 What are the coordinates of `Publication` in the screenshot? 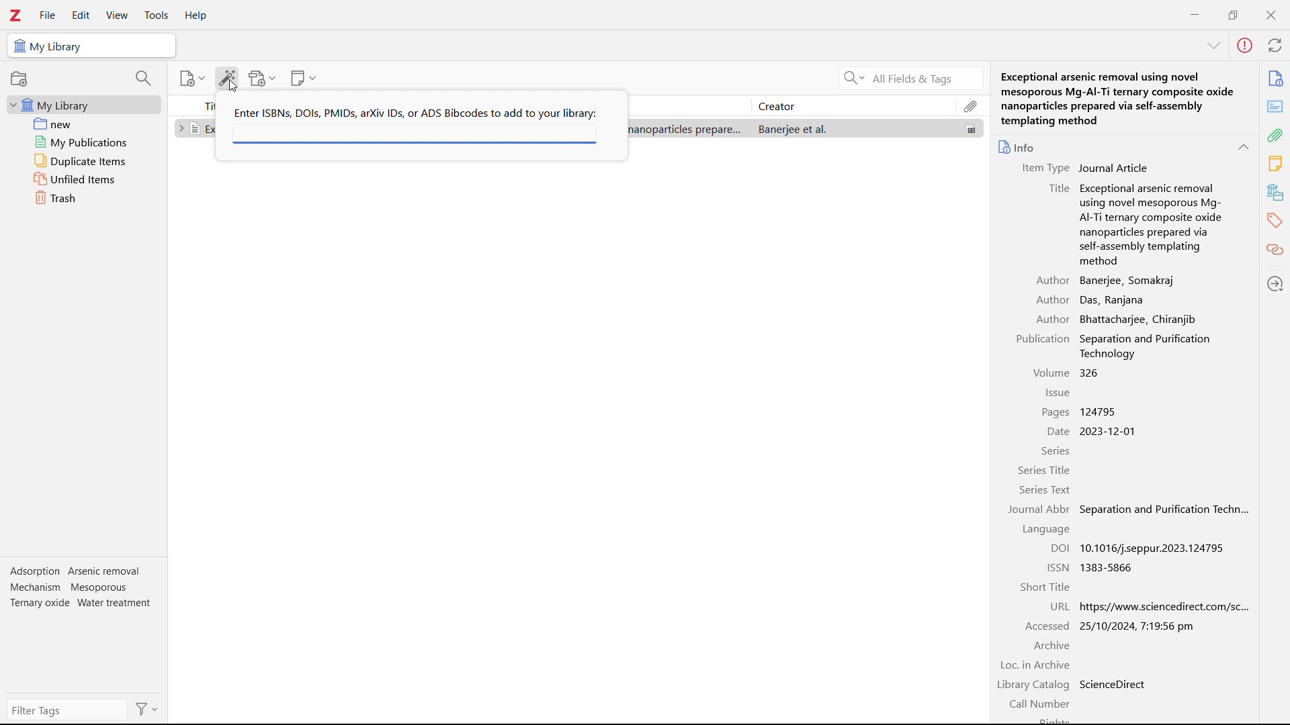 It's located at (1044, 339).